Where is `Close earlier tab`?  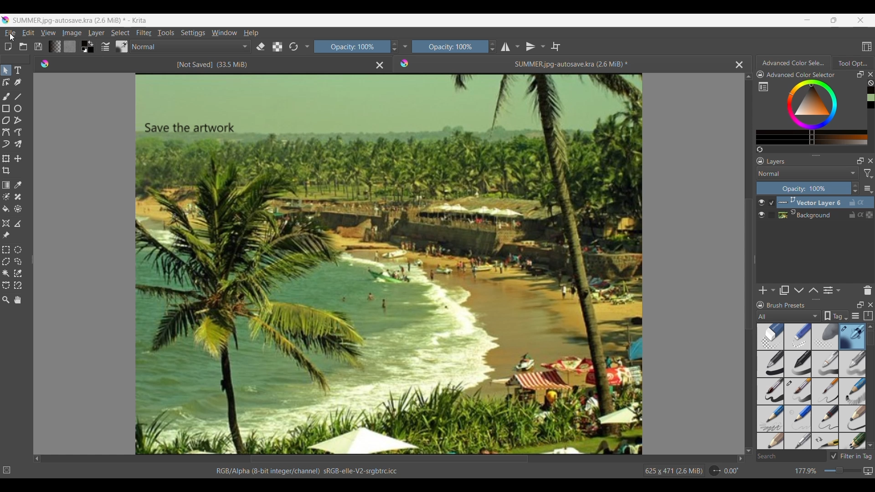 Close earlier tab is located at coordinates (380, 66).